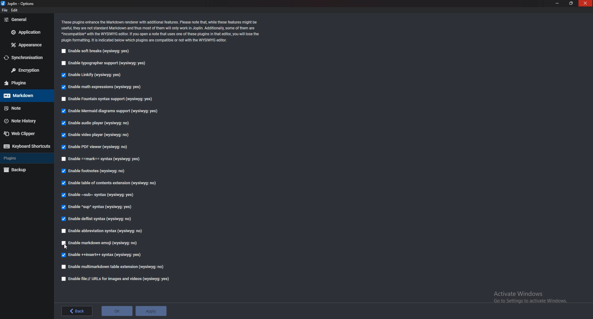  I want to click on enable video player, so click(98, 136).